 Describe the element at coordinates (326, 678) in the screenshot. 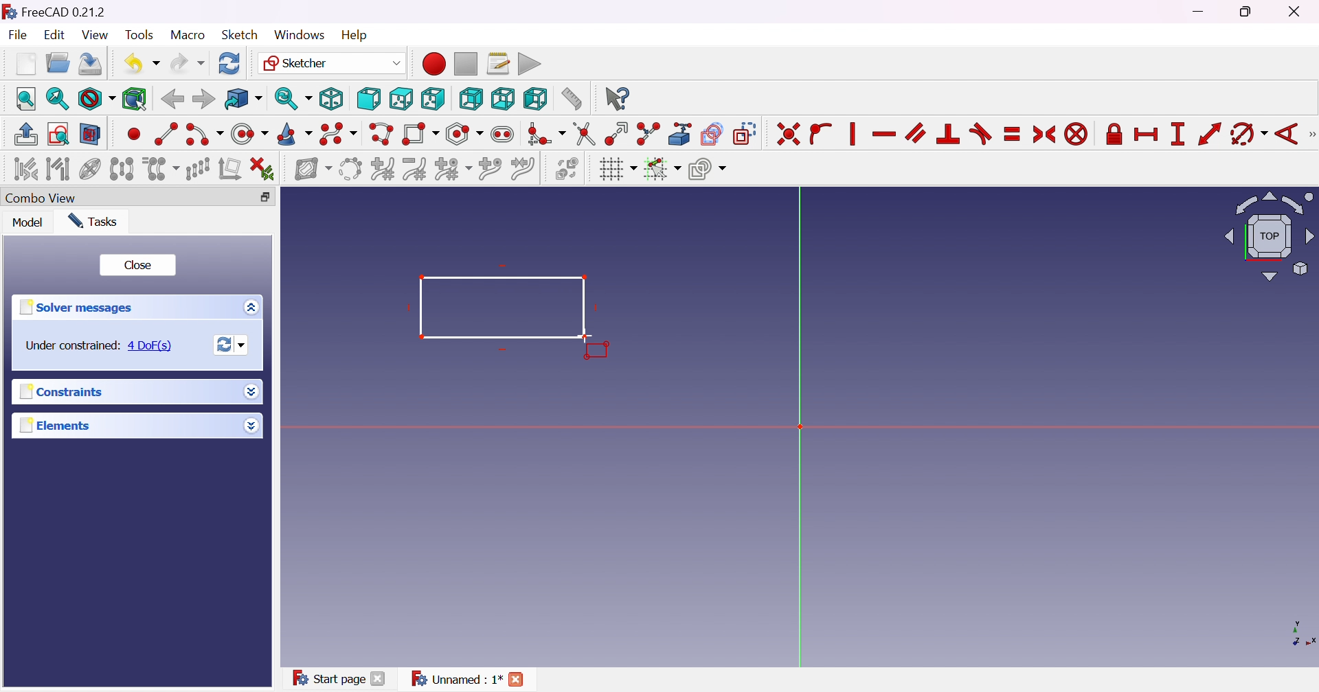

I see `Start page` at that location.